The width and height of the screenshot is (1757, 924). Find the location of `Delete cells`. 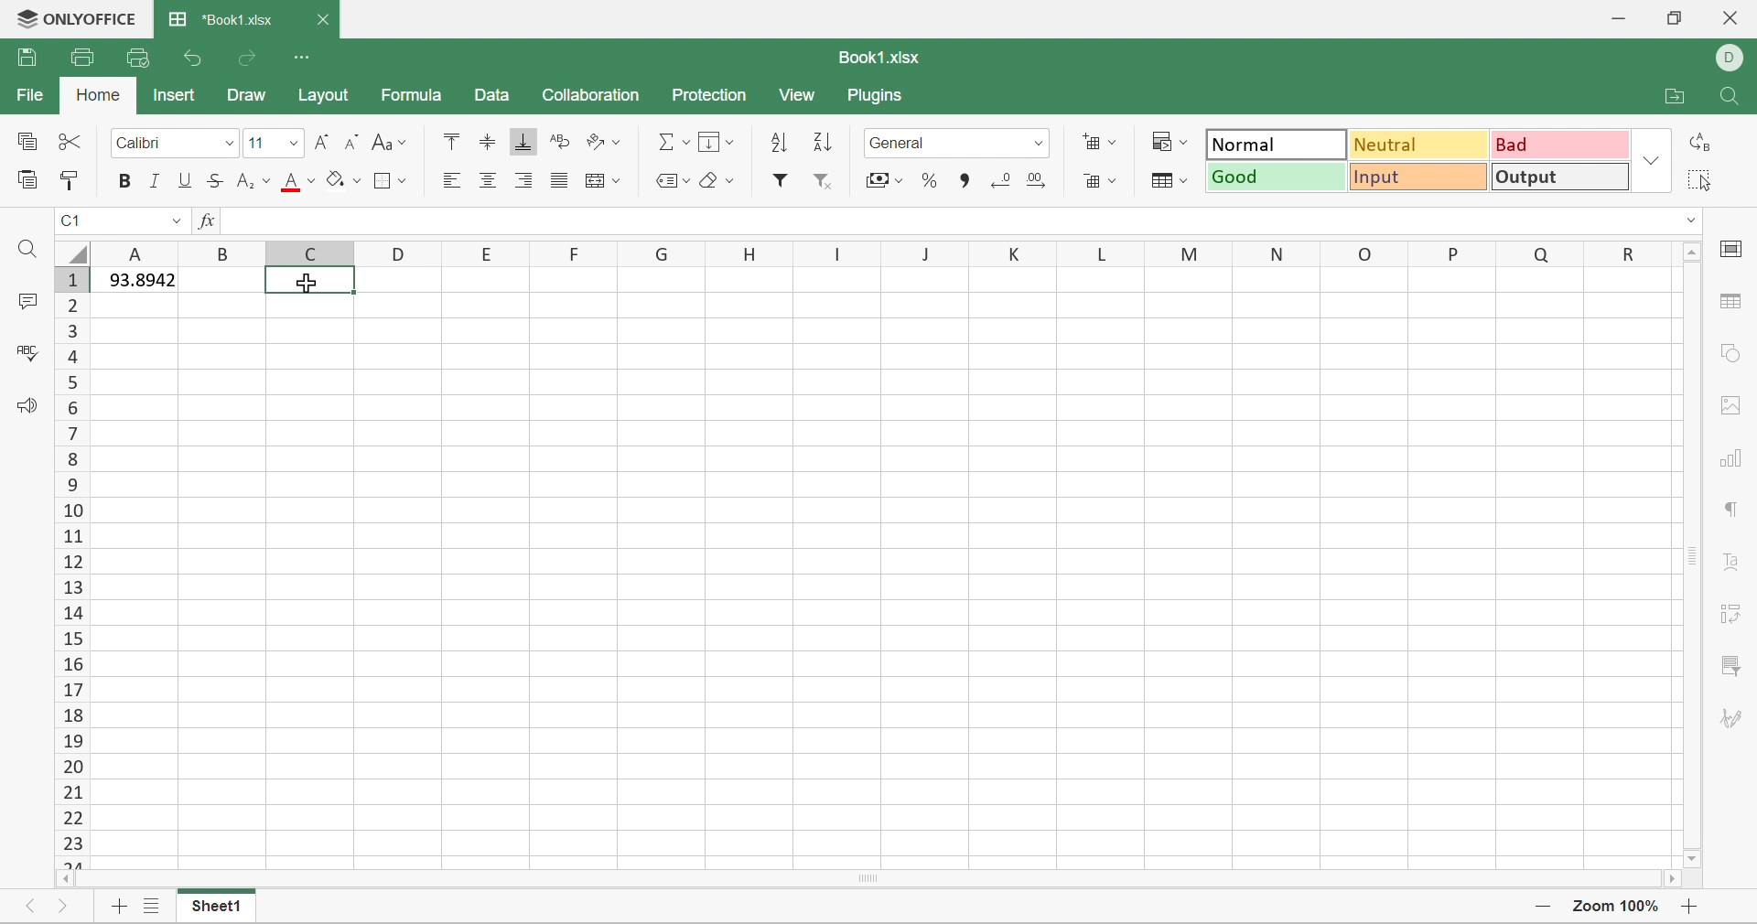

Delete cells is located at coordinates (1099, 177).